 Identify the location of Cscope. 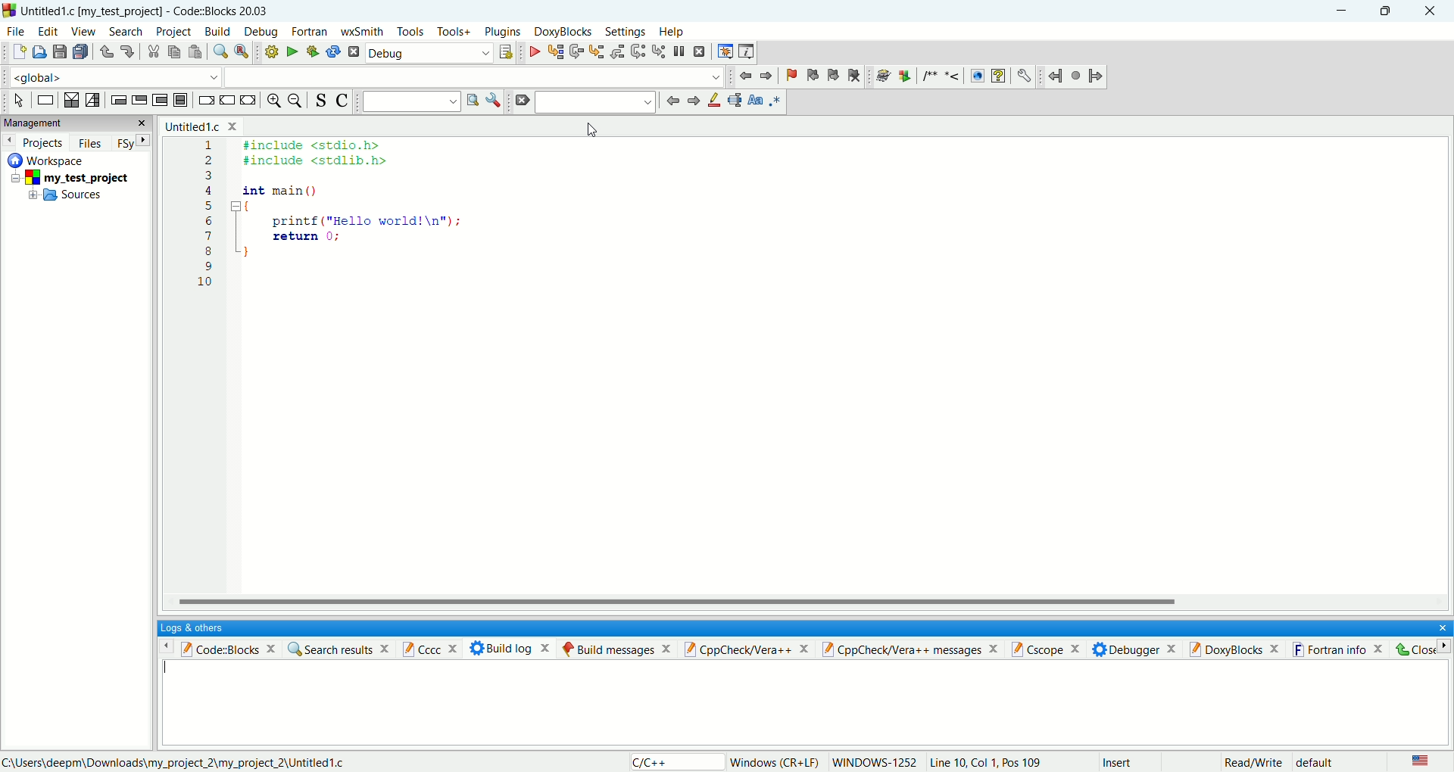
(1051, 649).